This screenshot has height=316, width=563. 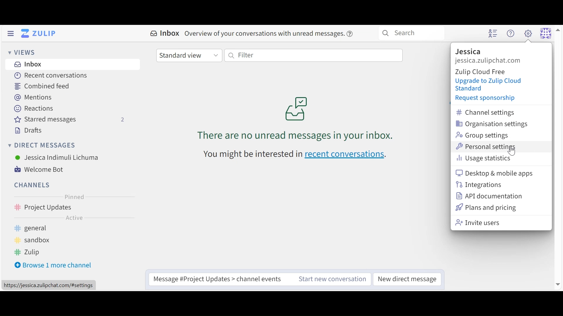 What do you see at coordinates (54, 265) in the screenshot?
I see `Browse 1 more channel` at bounding box center [54, 265].